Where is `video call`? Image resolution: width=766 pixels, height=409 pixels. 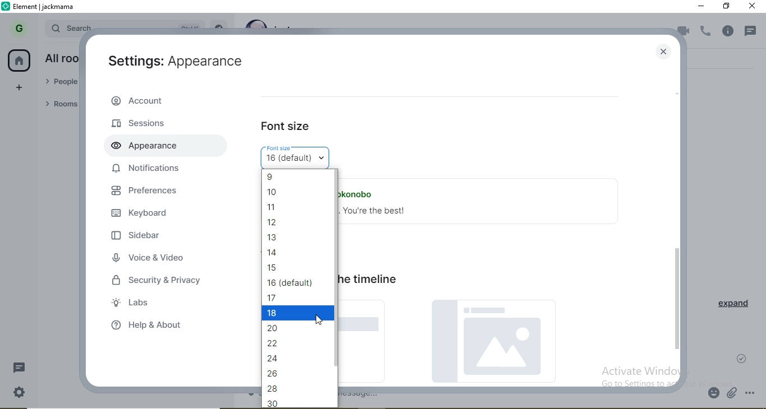 video call is located at coordinates (682, 32).